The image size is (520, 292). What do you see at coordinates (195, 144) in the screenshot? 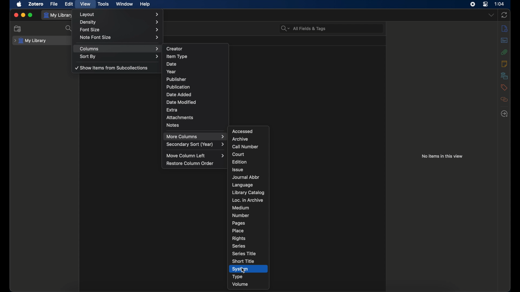
I see `secondary sort` at bounding box center [195, 144].